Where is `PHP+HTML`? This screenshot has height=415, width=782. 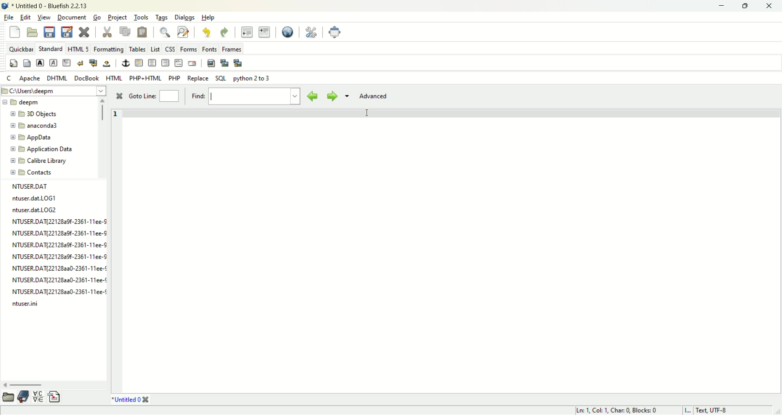
PHP+HTML is located at coordinates (146, 78).